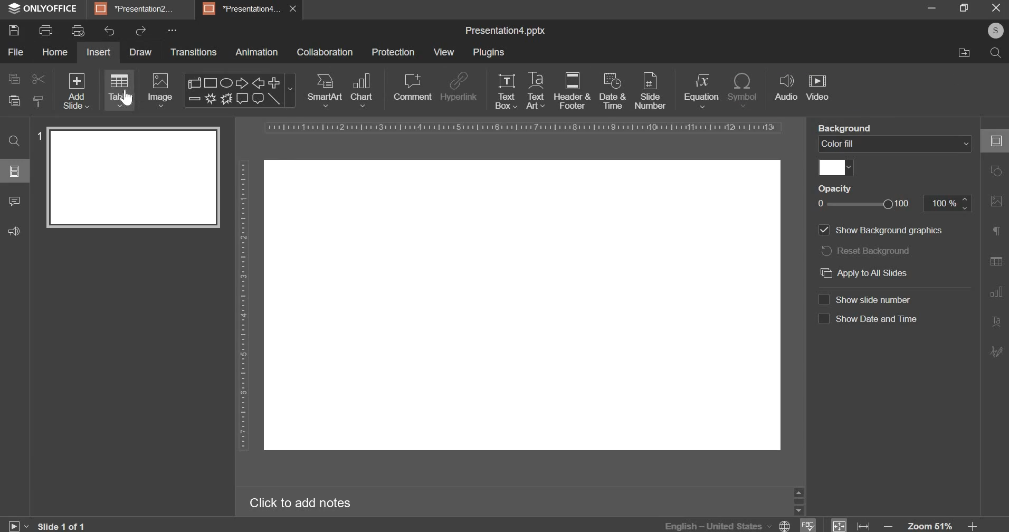 Image resolution: width=1009 pixels, height=532 pixels. I want to click on cut, so click(36, 80).